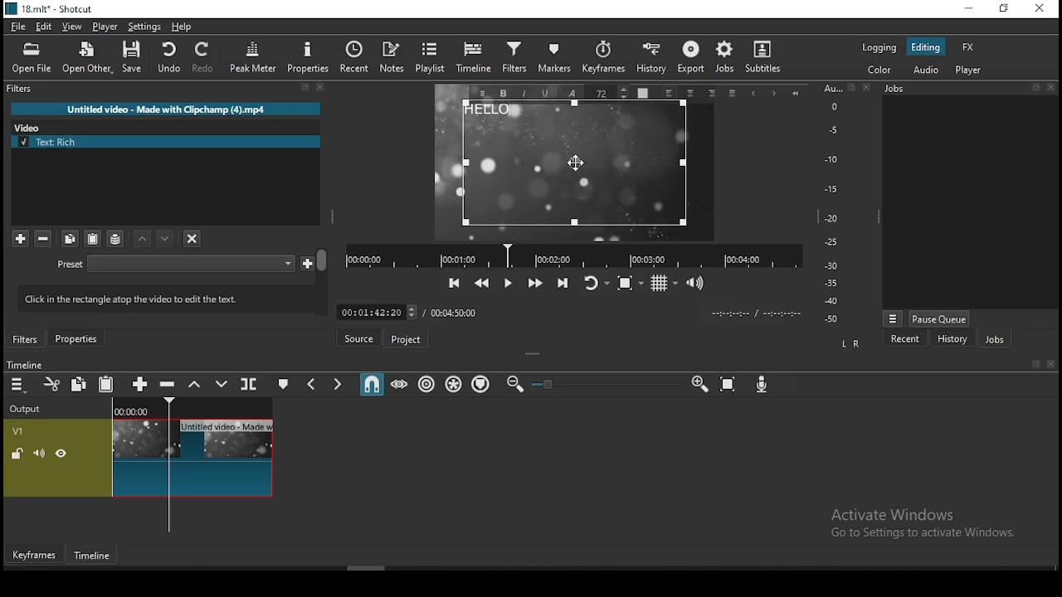 The image size is (1062, 597). I want to click on jobs, so click(726, 58).